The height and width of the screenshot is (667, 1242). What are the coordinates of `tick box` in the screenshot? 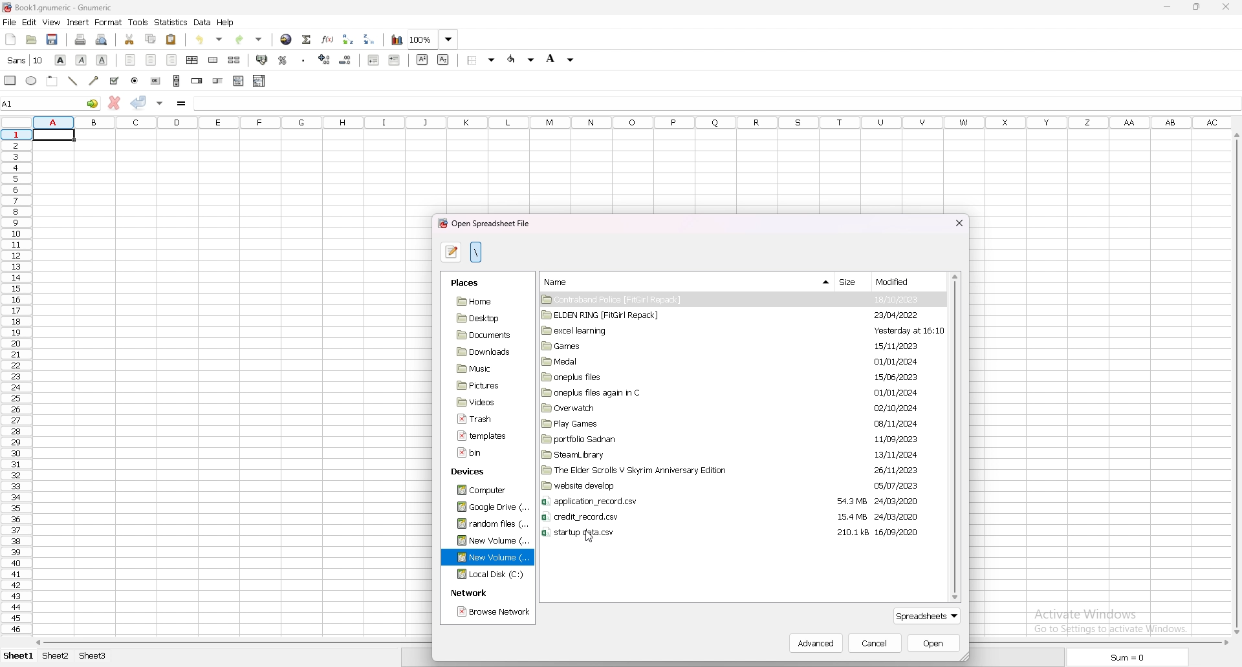 It's located at (114, 81).